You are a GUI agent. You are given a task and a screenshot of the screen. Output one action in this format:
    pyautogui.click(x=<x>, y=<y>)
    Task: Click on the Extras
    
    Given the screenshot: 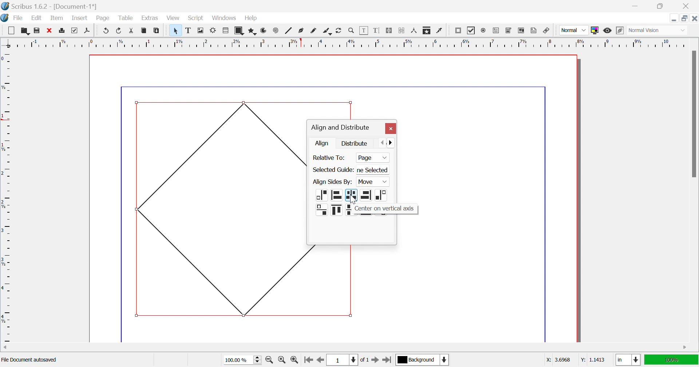 What is the action you would take?
    pyautogui.click(x=150, y=18)
    